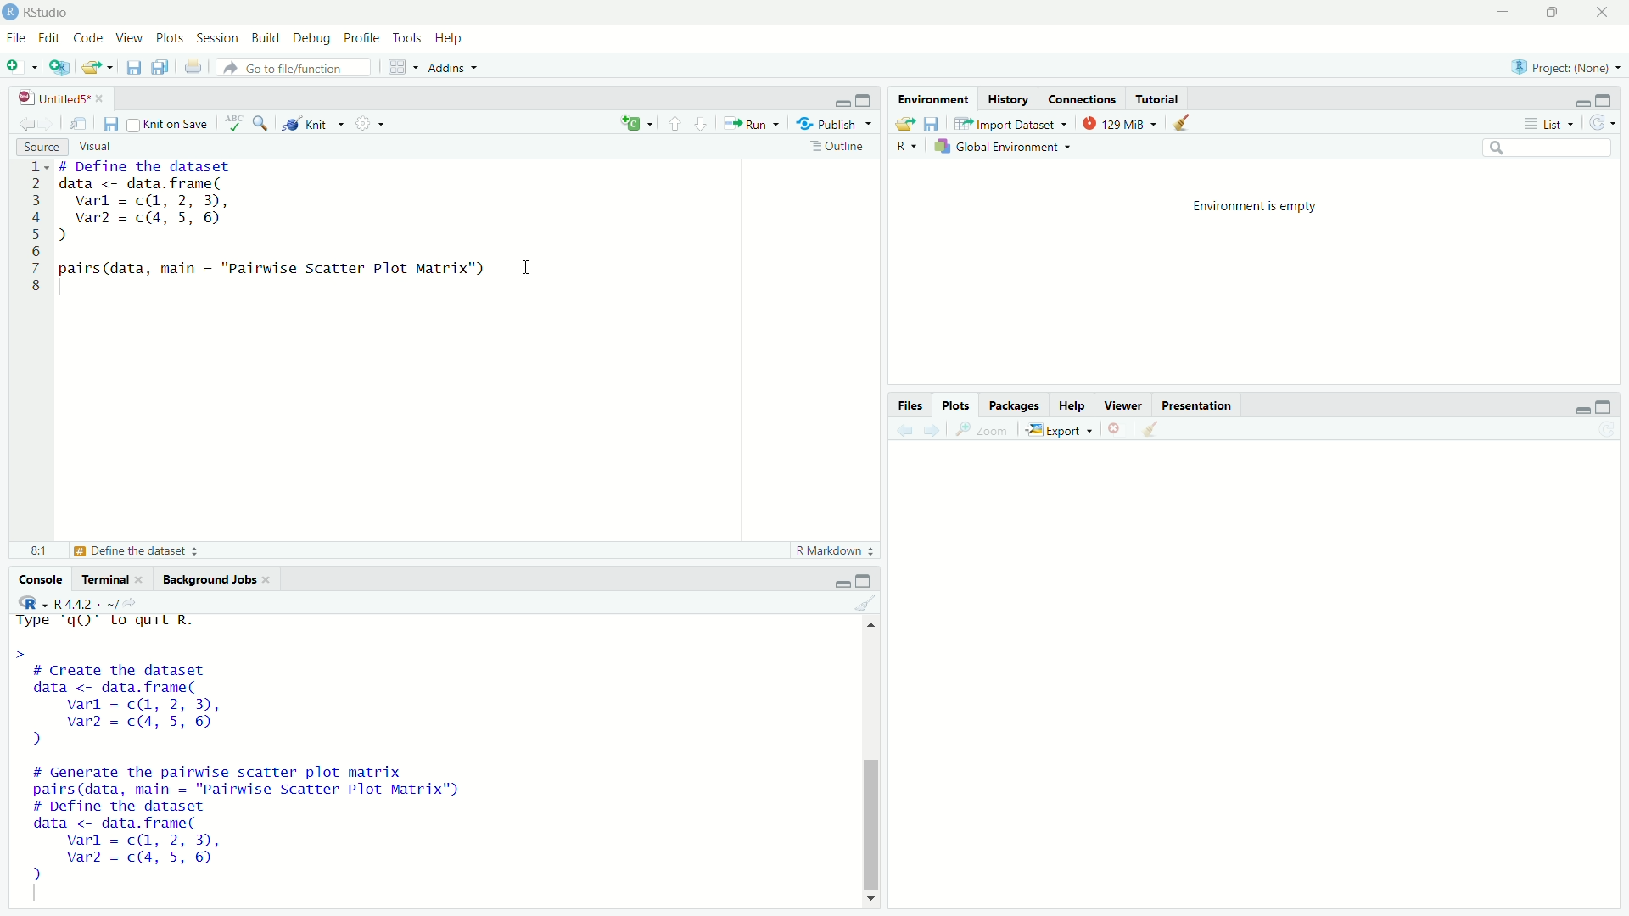 The width and height of the screenshot is (1629, 916). I want to click on Maximize, so click(866, 580).